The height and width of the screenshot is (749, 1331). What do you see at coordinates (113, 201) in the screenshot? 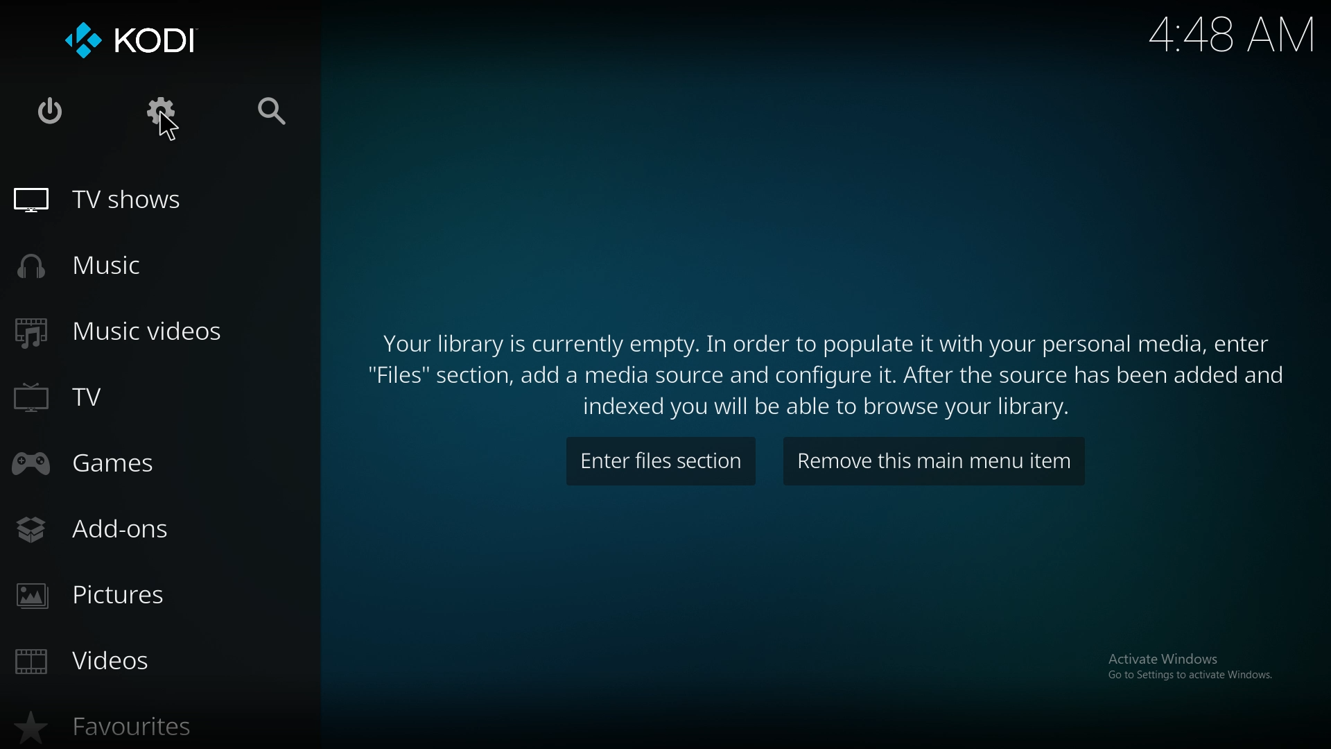
I see `tv shows` at bounding box center [113, 201].